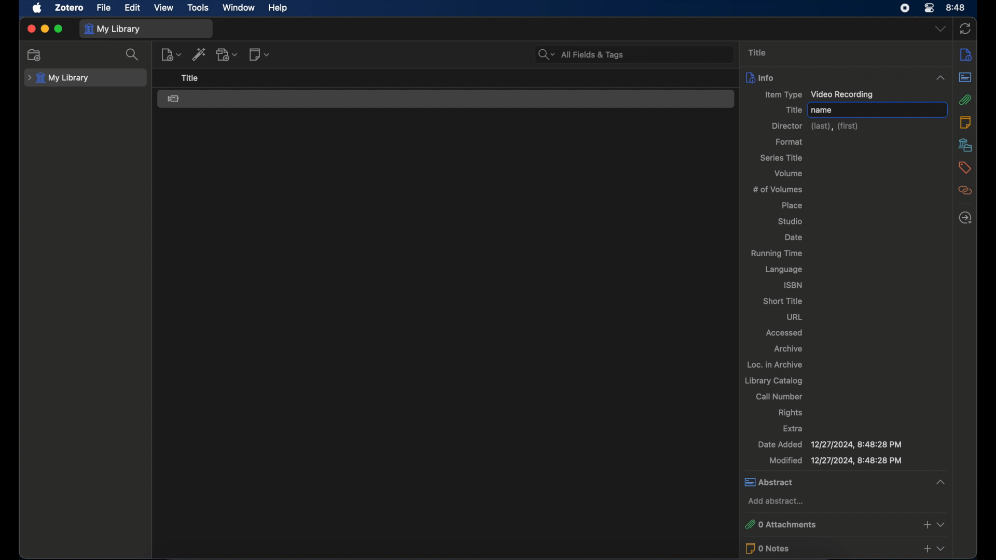 This screenshot has width=996, height=560. I want to click on sync, so click(966, 29).